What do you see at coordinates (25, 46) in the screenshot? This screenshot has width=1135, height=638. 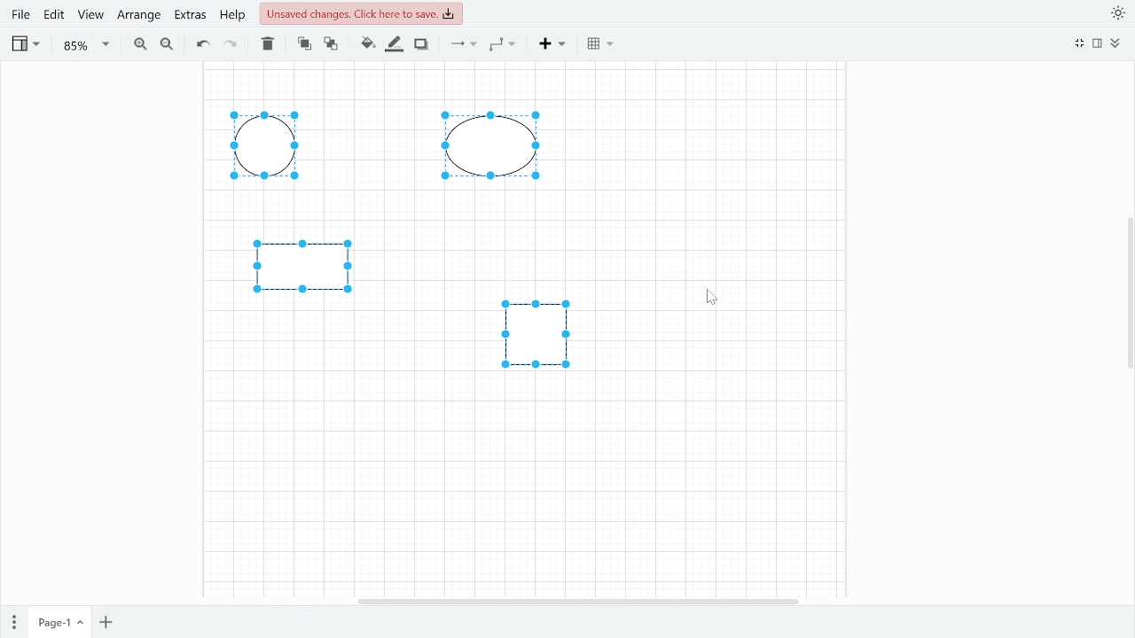 I see `View` at bounding box center [25, 46].